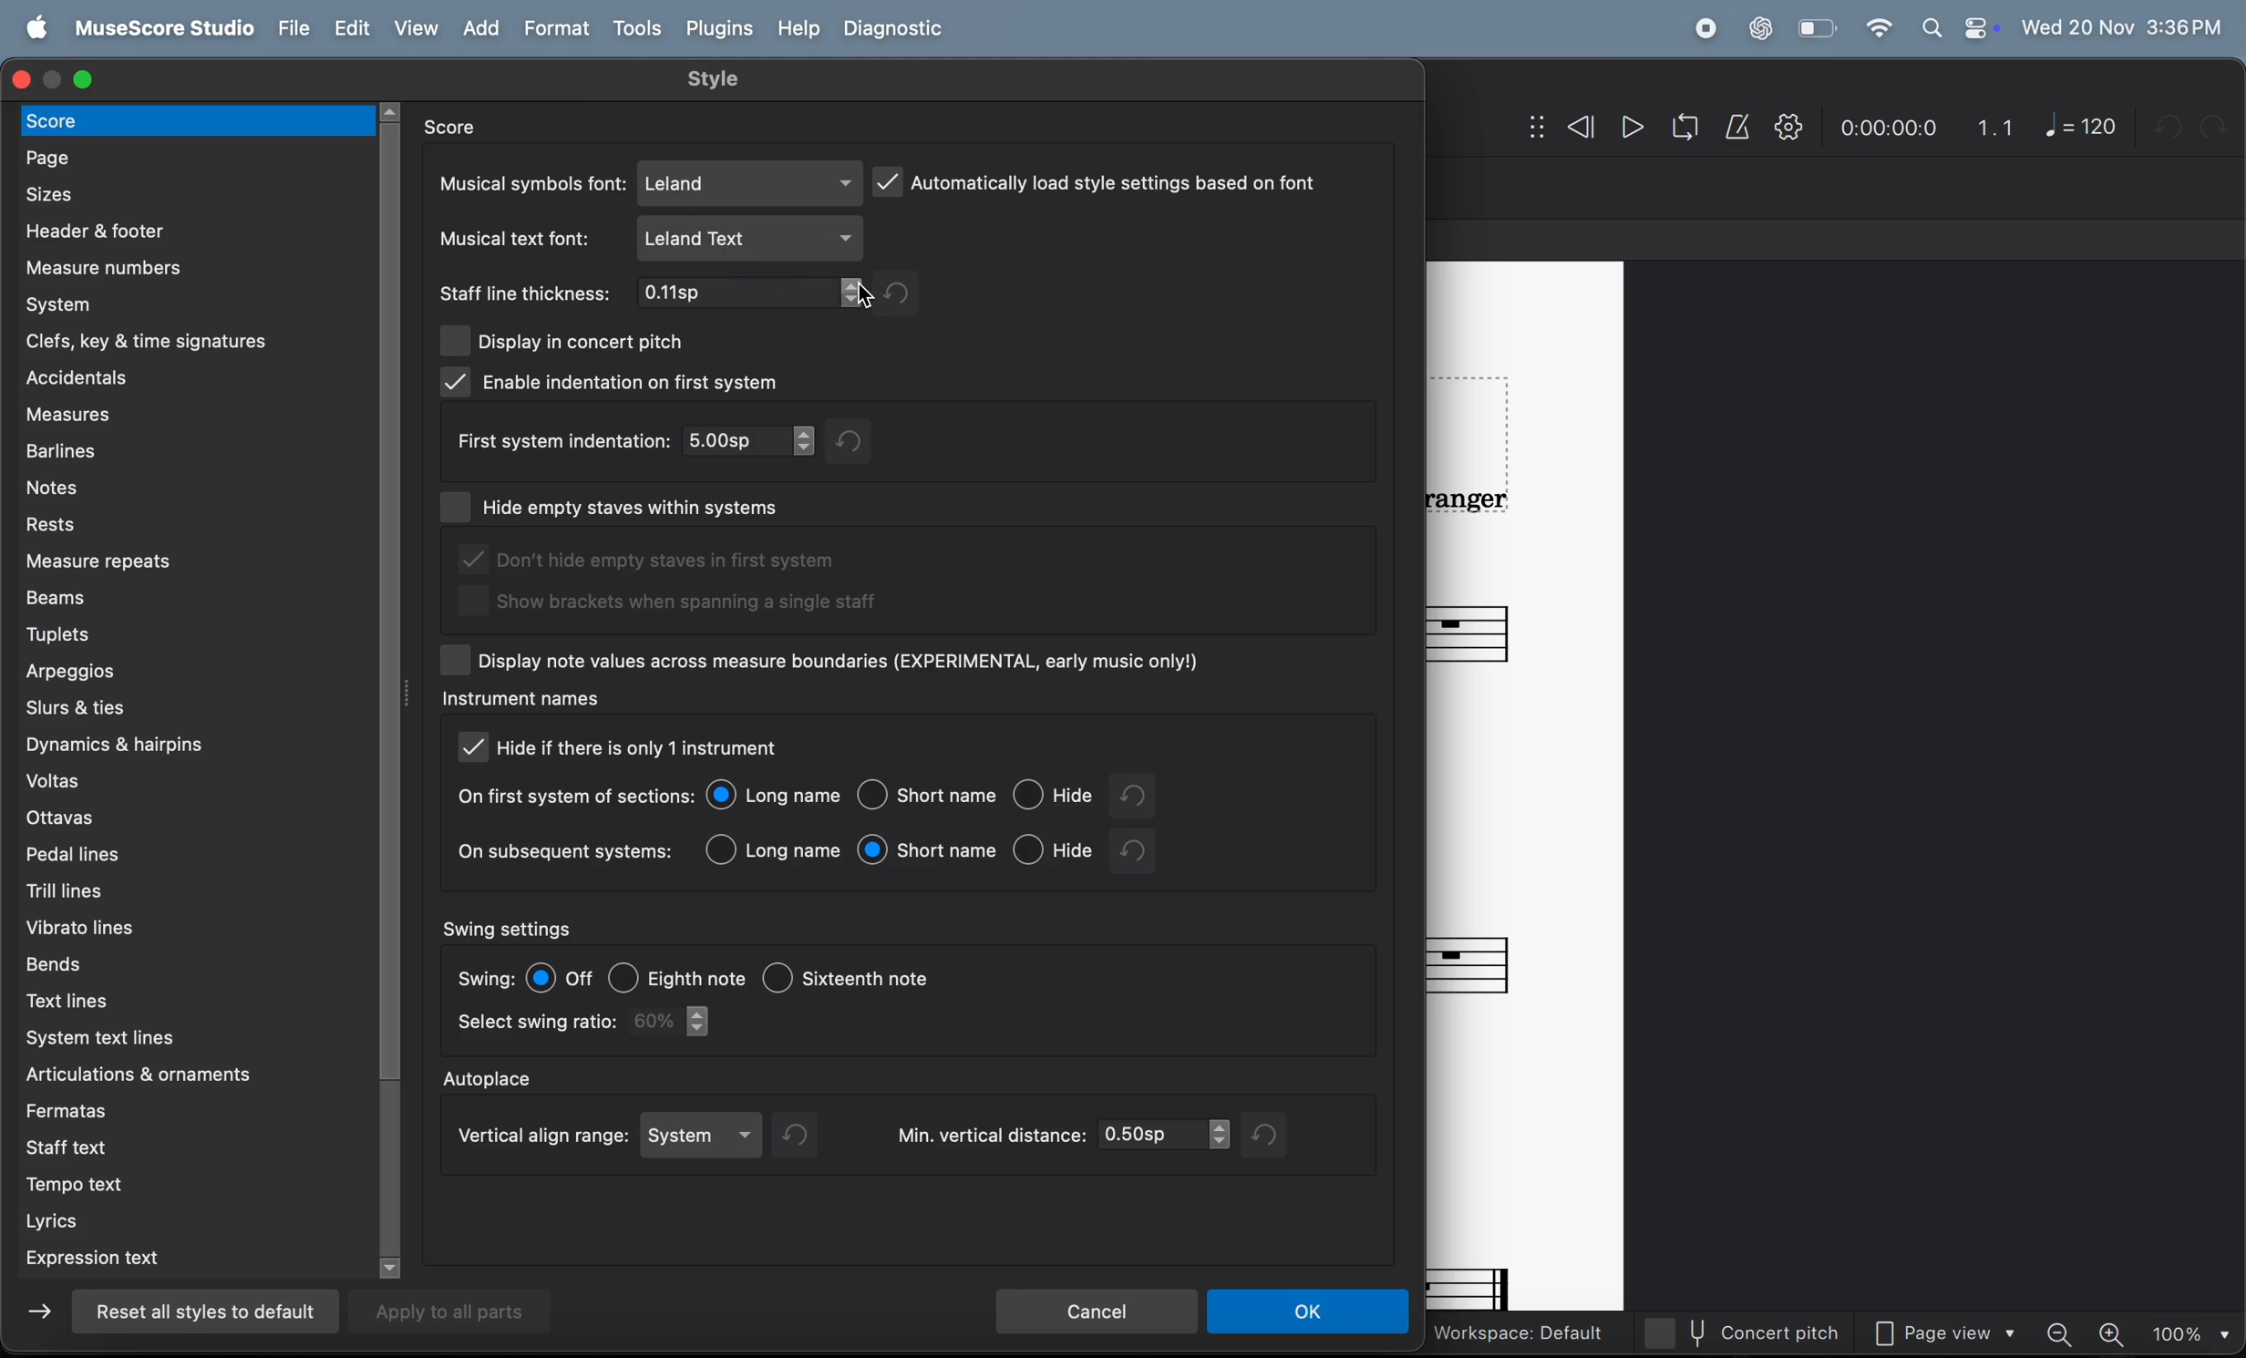 The height and width of the screenshot is (1358, 2246). I want to click on chat gpt, so click(1761, 28).